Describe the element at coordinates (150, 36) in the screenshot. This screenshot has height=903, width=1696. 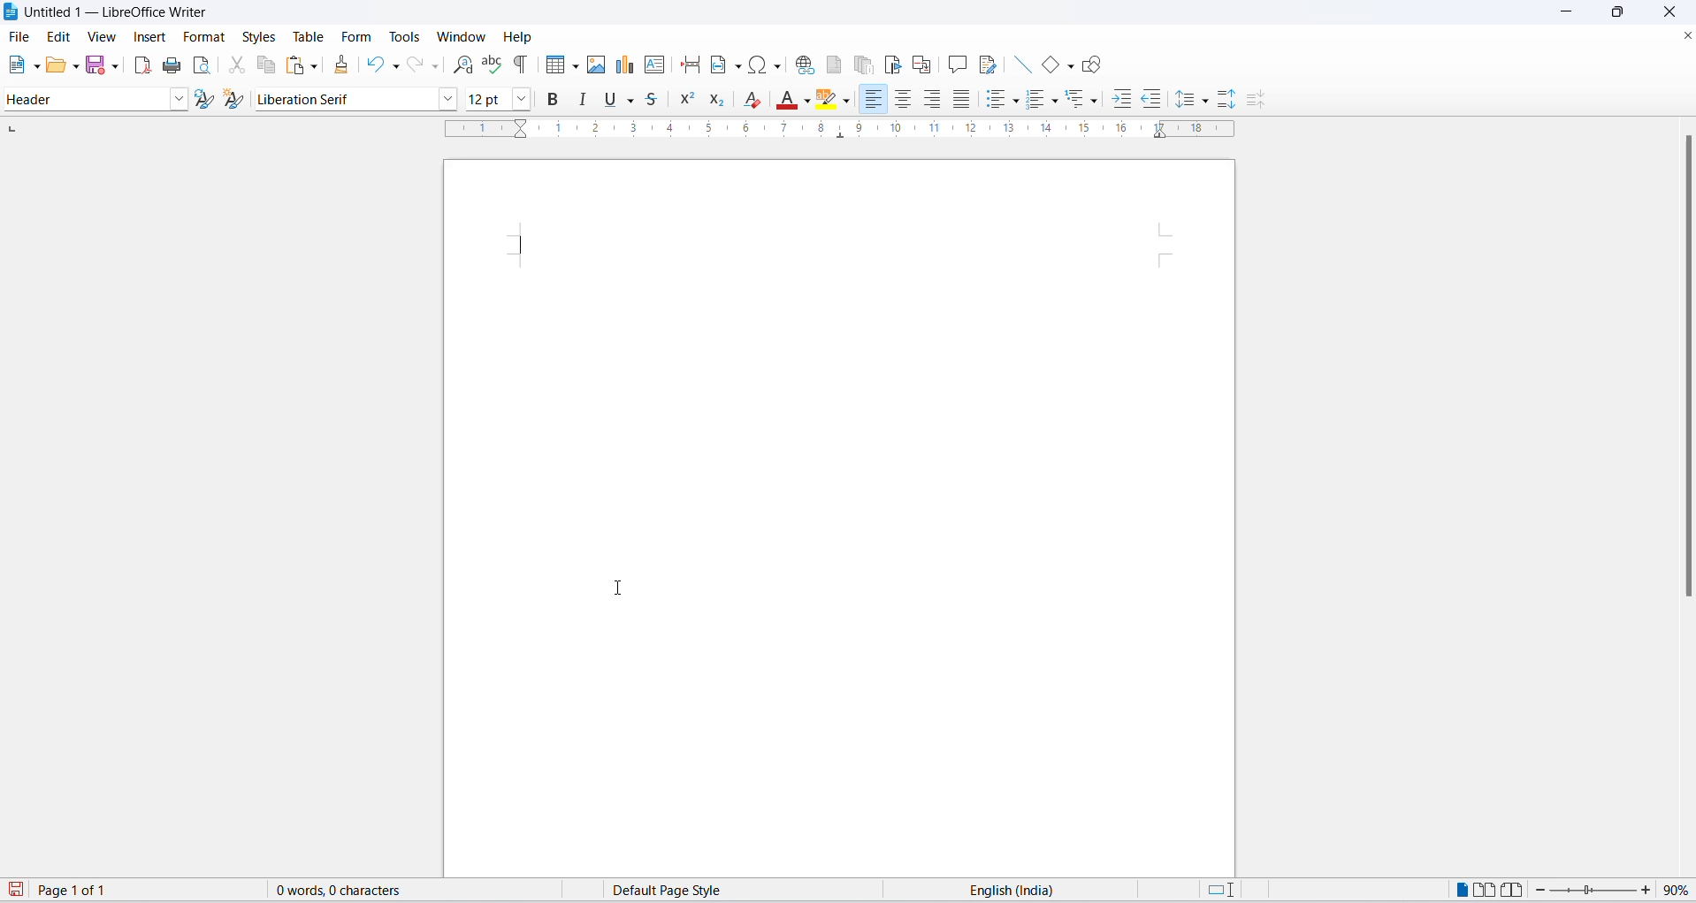
I see `insert` at that location.